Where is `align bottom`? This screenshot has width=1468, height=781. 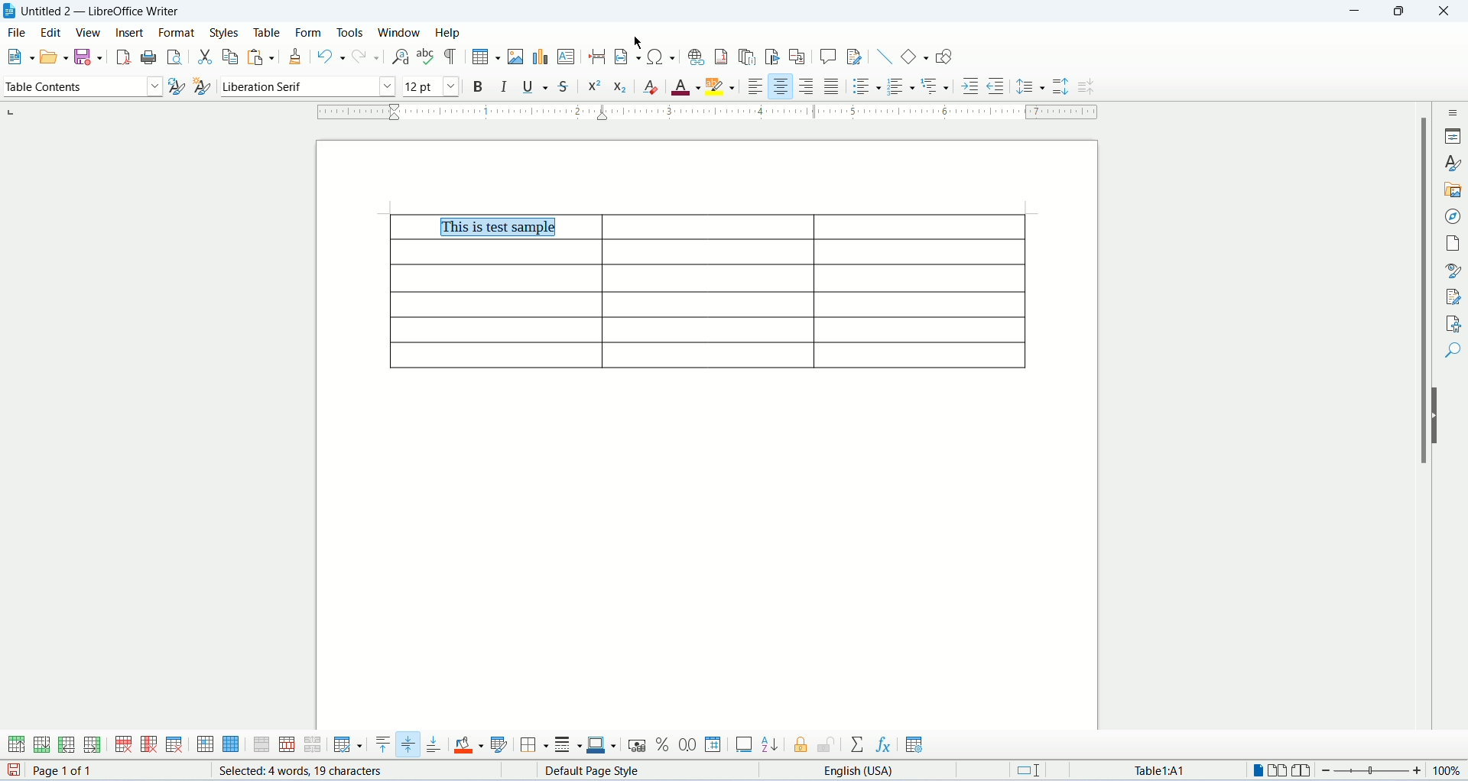 align bottom is located at coordinates (434, 744).